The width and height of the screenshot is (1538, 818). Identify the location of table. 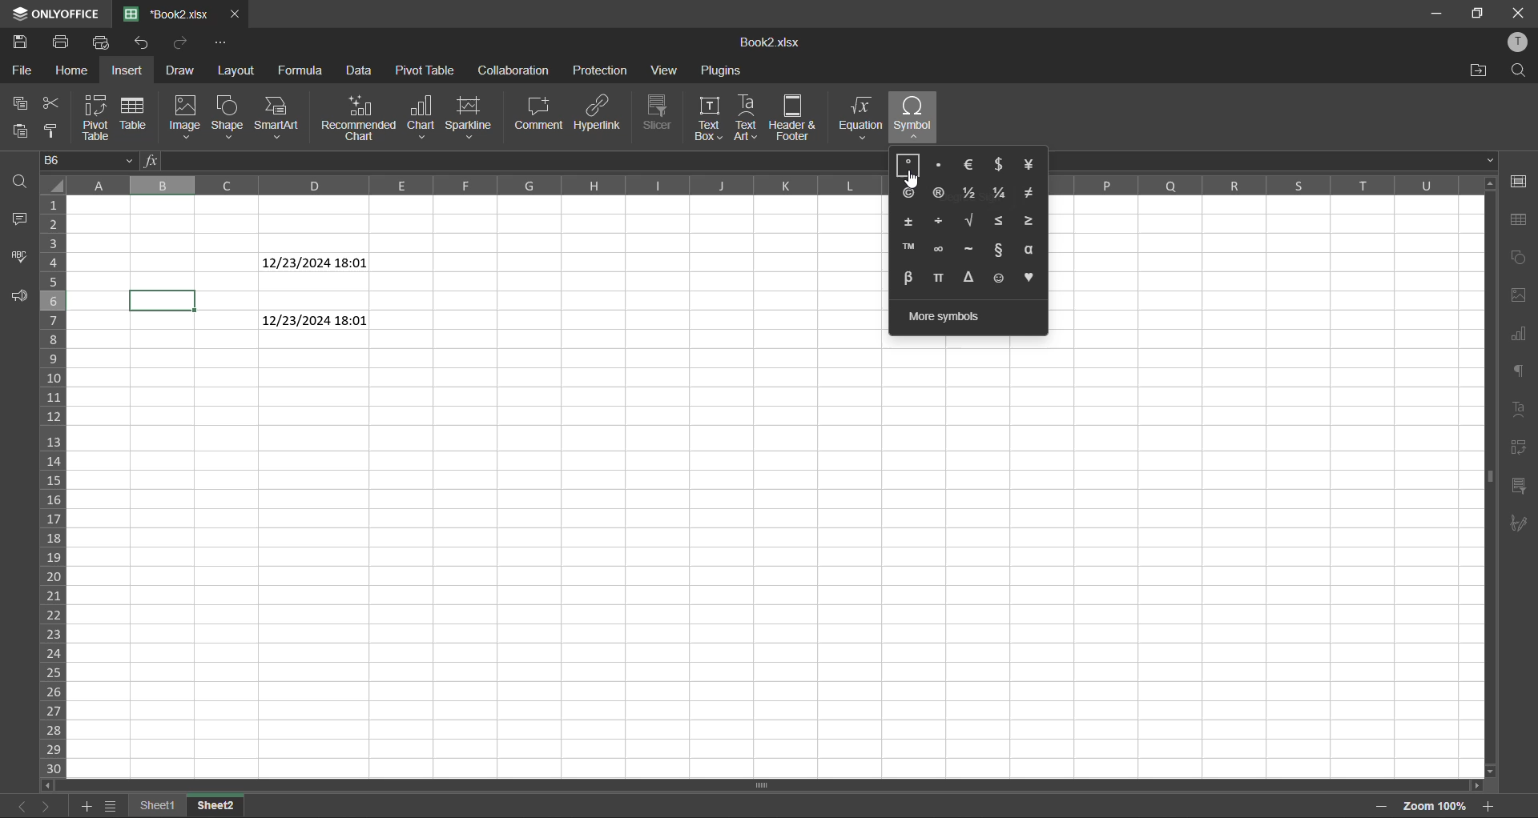
(1519, 221).